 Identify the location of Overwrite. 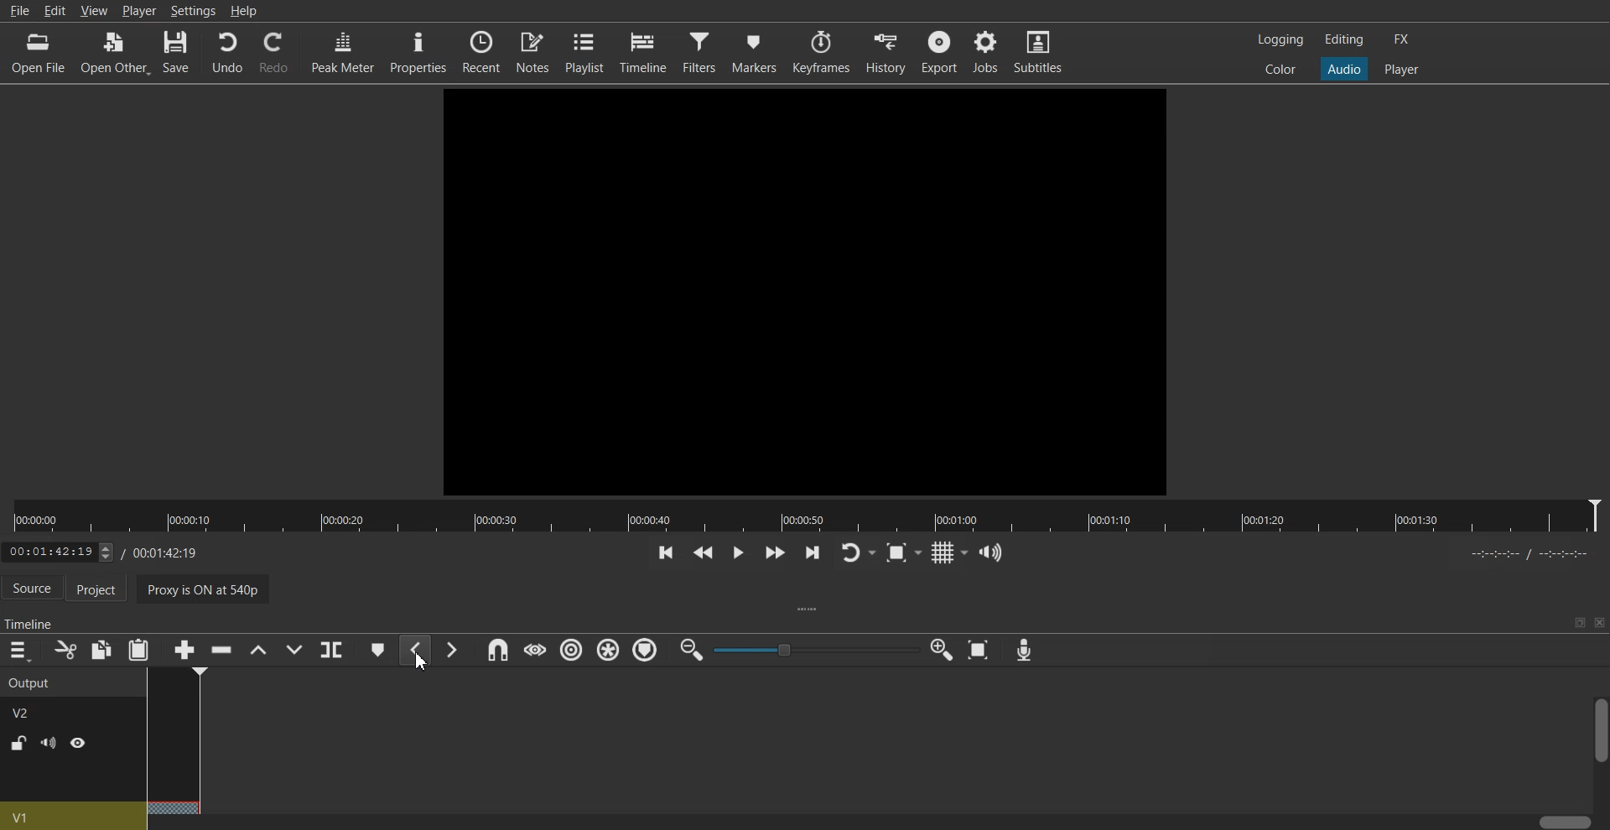
(296, 650).